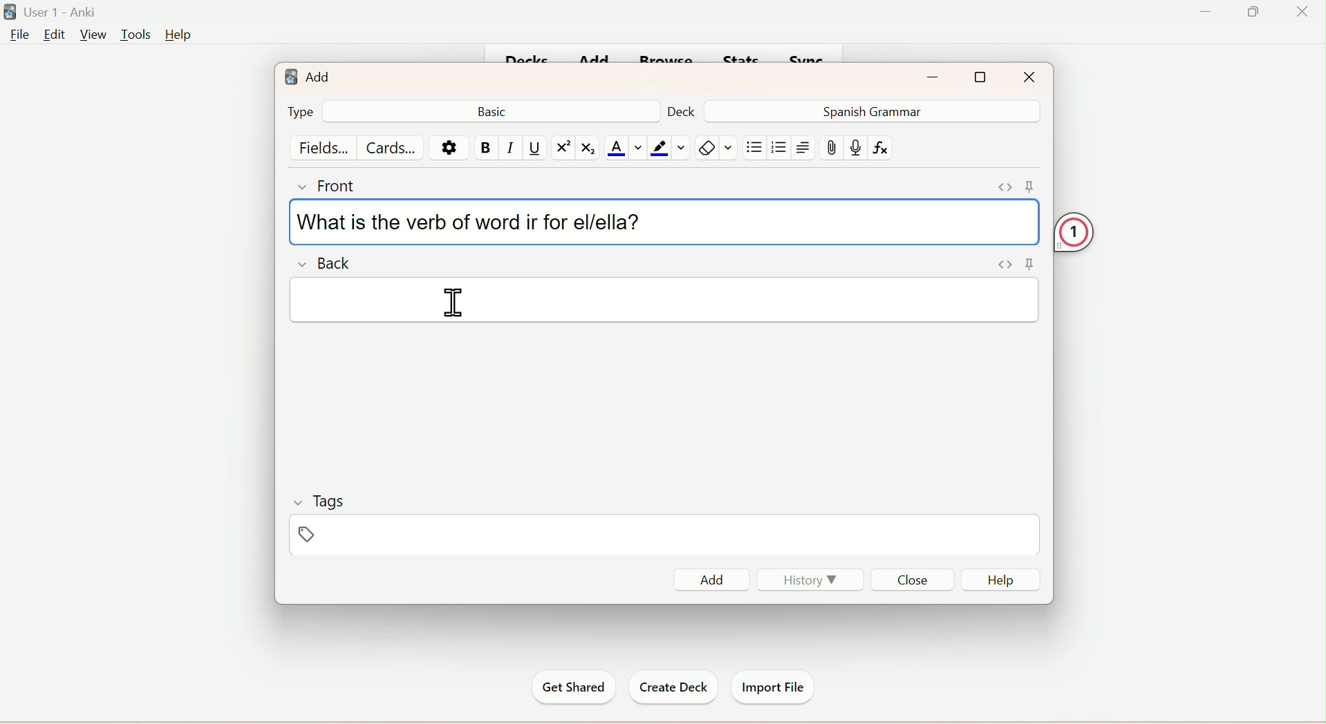  What do you see at coordinates (177, 35) in the screenshot?
I see `Help` at bounding box center [177, 35].